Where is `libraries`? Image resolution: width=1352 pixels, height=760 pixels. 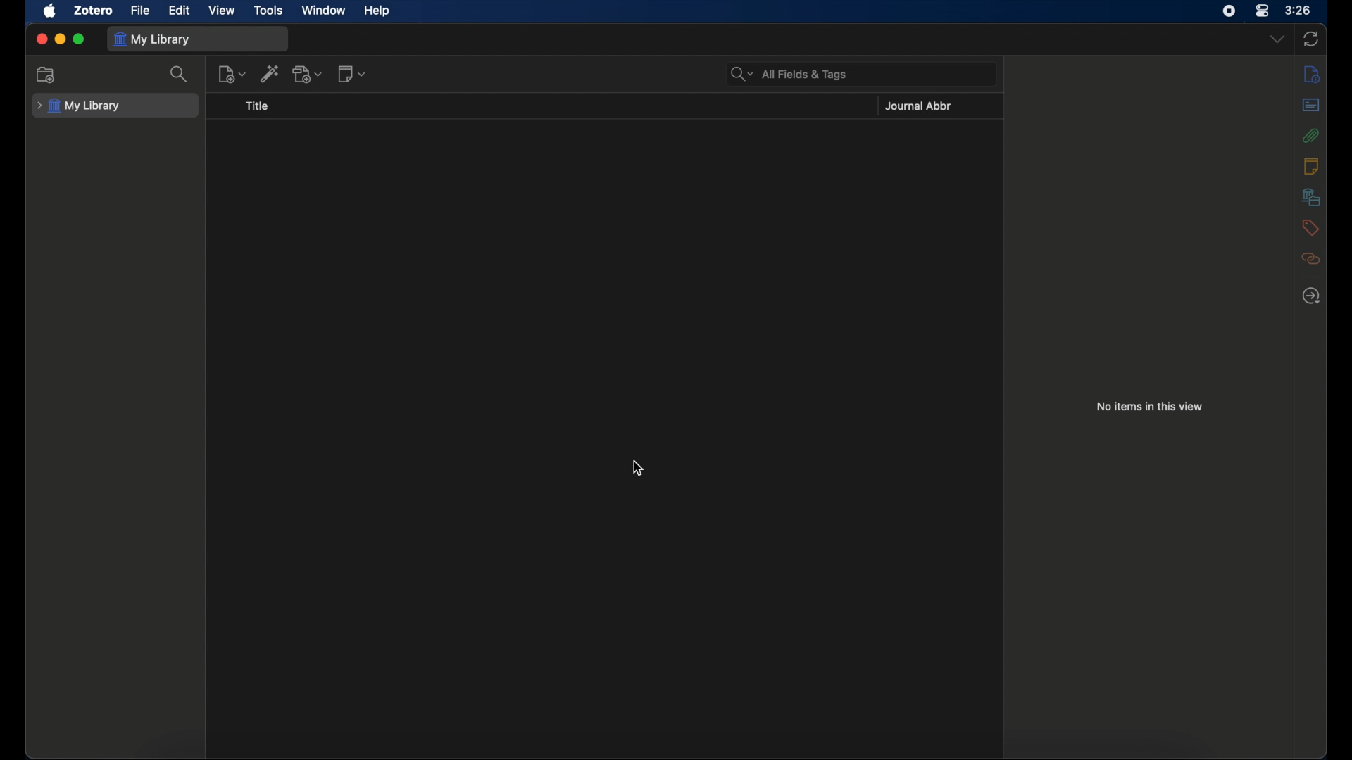
libraries is located at coordinates (1311, 196).